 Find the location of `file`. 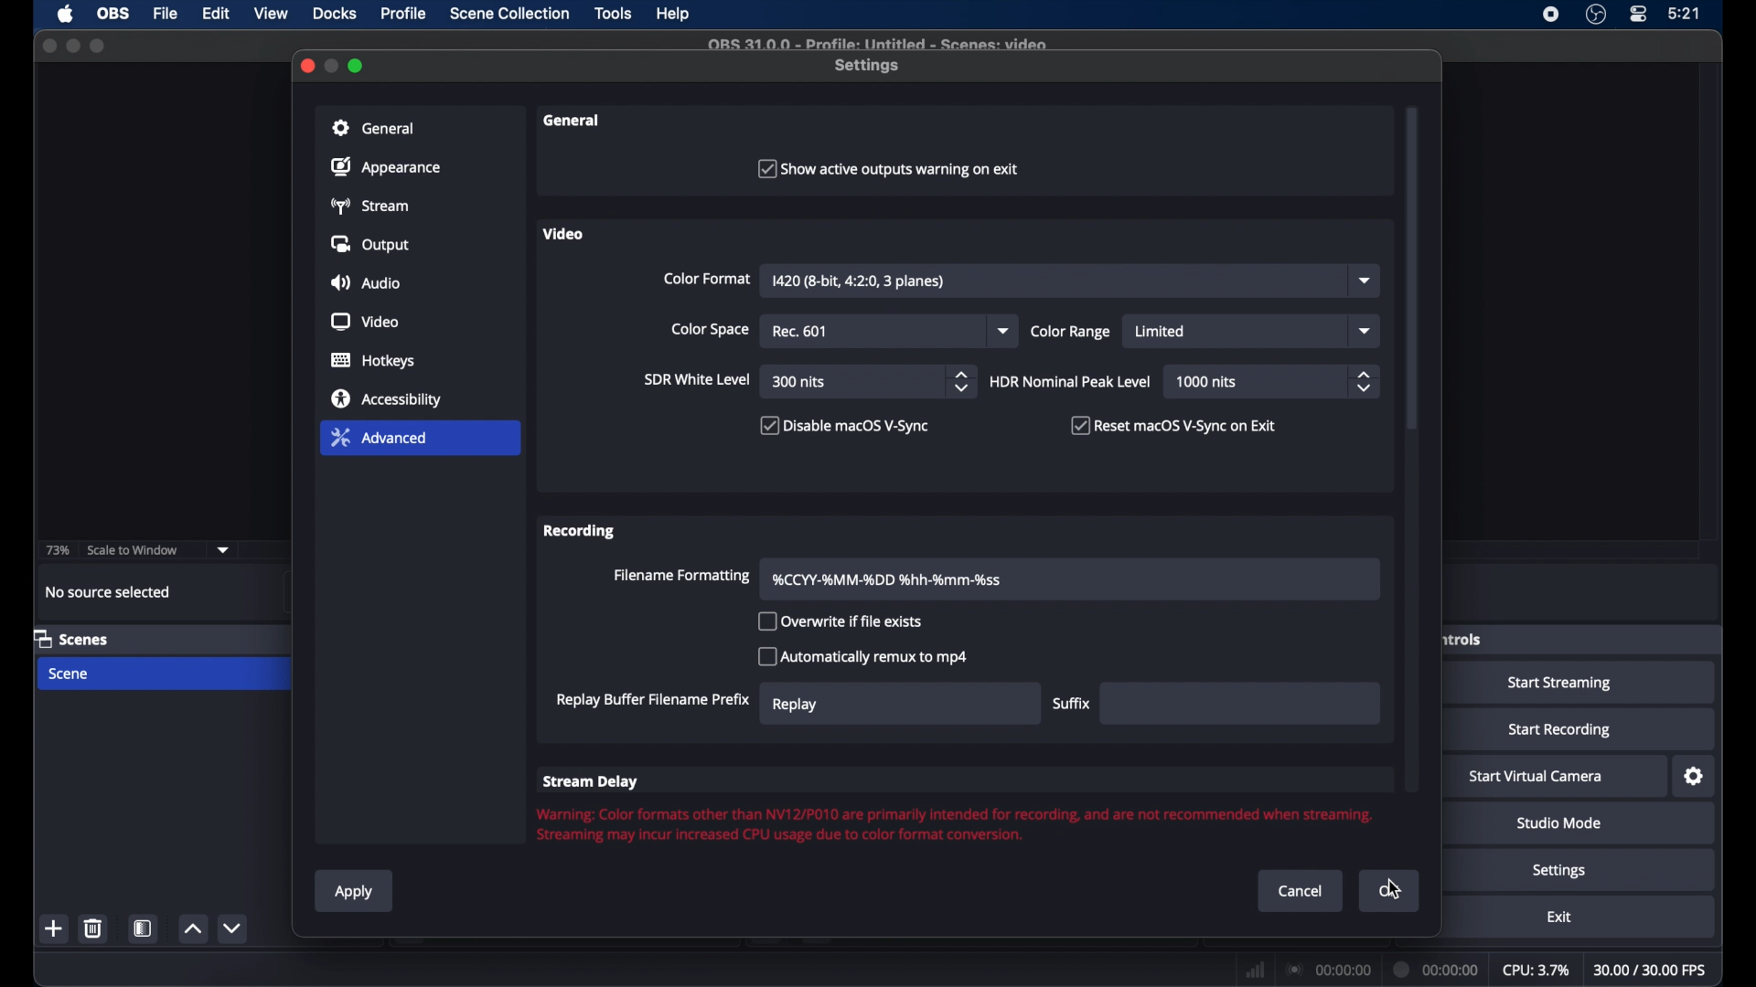

file is located at coordinates (166, 14).